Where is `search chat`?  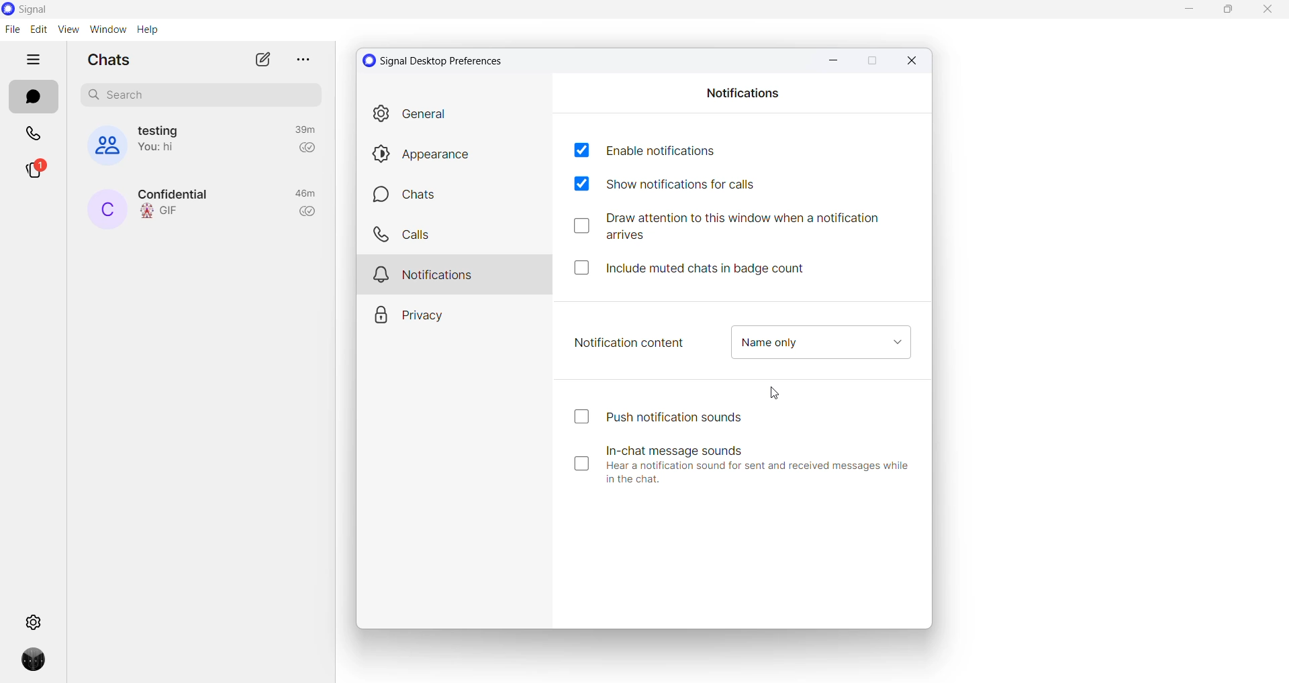
search chat is located at coordinates (201, 95).